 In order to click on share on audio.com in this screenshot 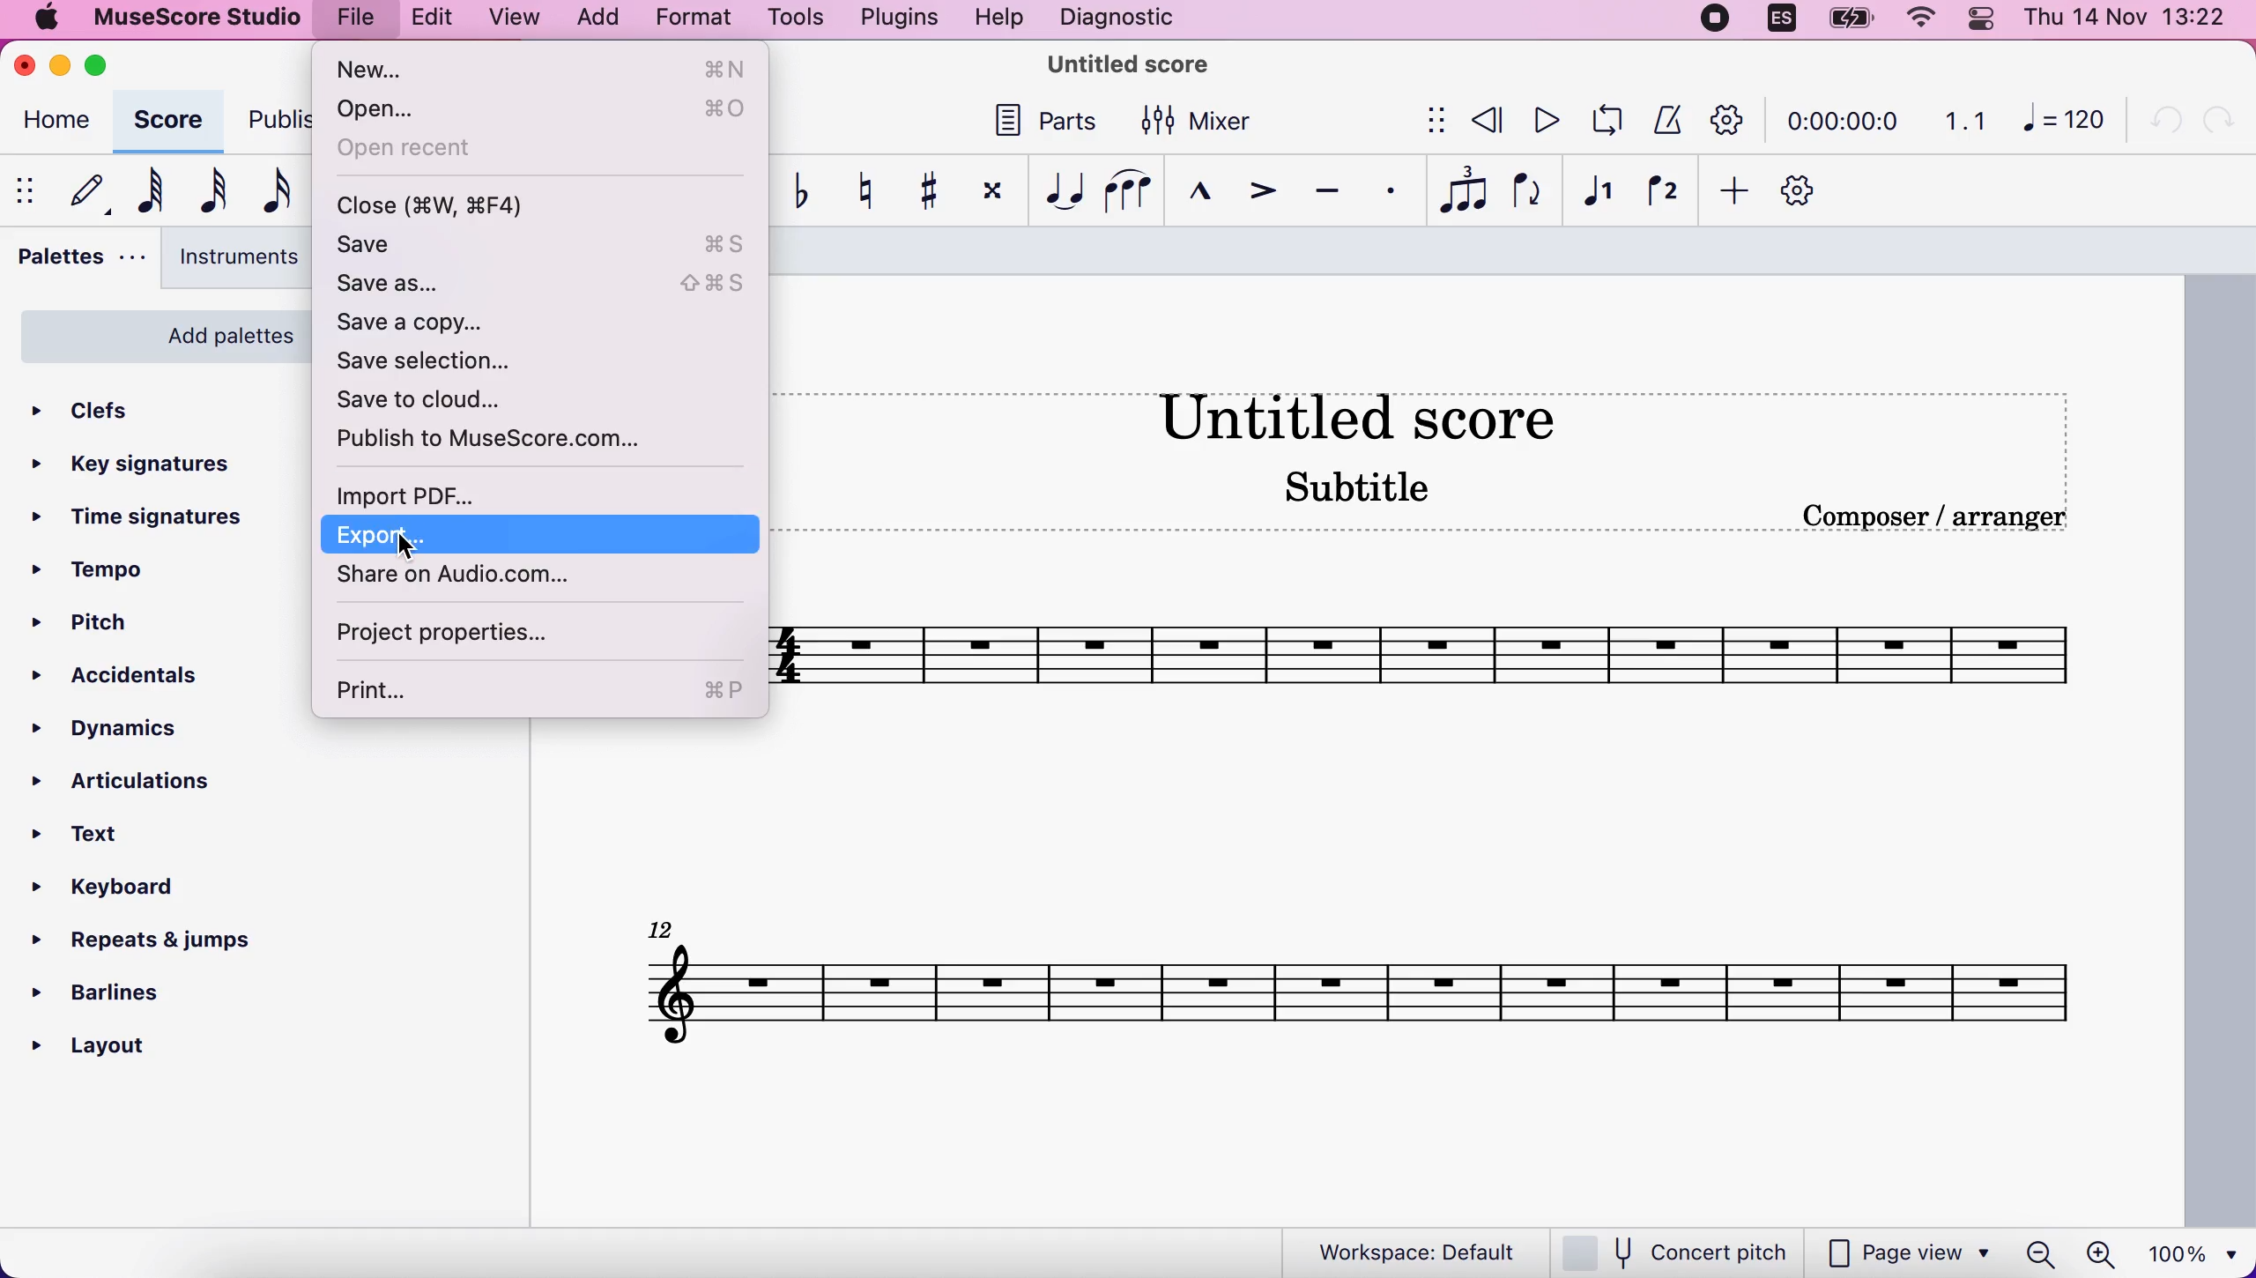, I will do `click(512, 578)`.